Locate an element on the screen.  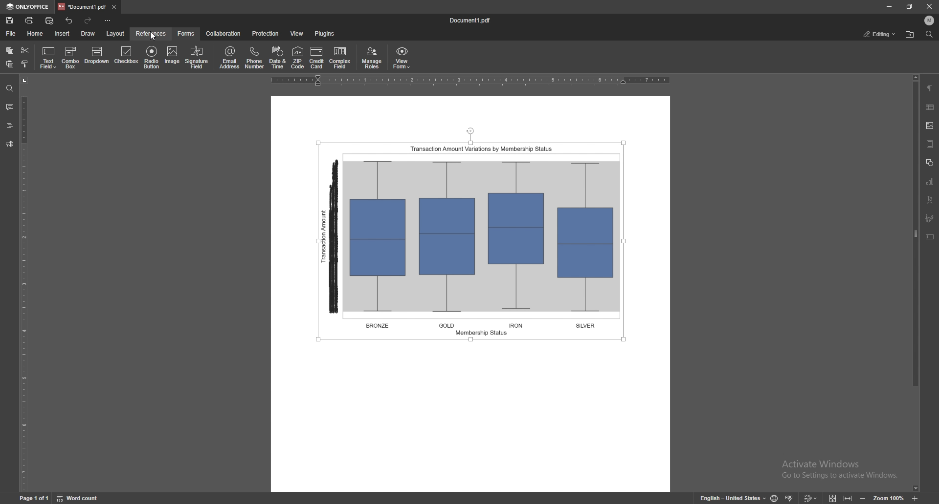
cut is located at coordinates (25, 51).